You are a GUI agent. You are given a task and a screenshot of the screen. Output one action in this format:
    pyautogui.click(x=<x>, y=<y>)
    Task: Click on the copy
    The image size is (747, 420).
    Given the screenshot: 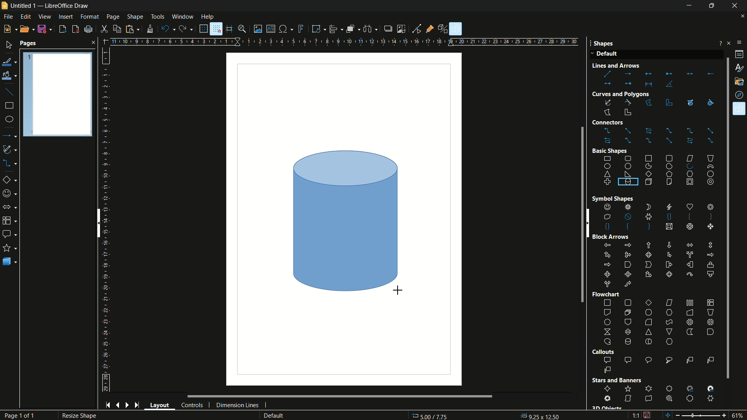 What is the action you would take?
    pyautogui.click(x=117, y=29)
    